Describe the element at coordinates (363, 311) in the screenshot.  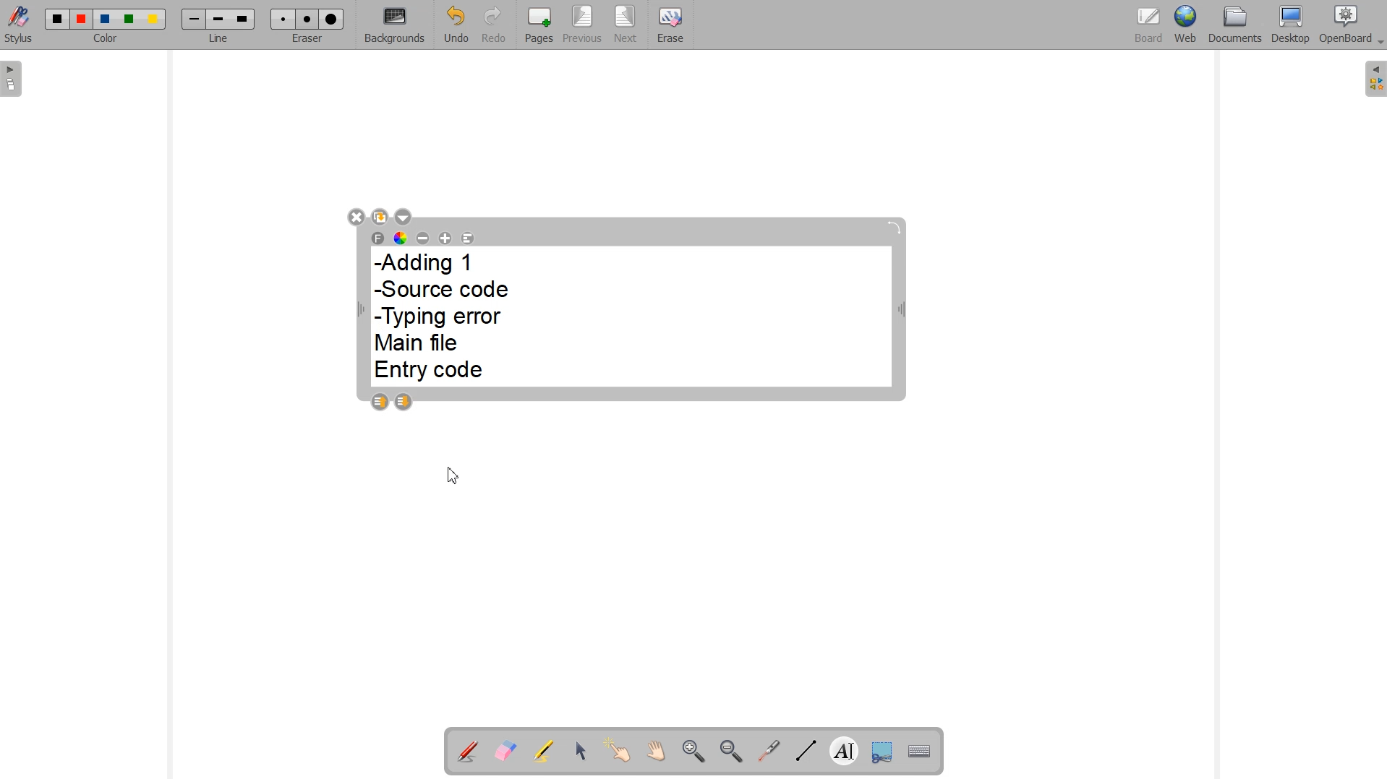
I see `Width Adjustable` at that location.